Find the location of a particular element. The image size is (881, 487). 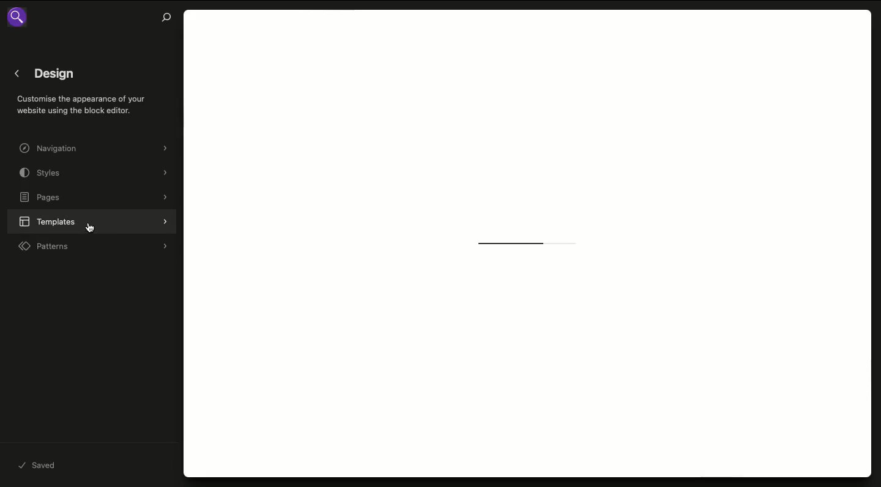

search icon is located at coordinates (20, 18).